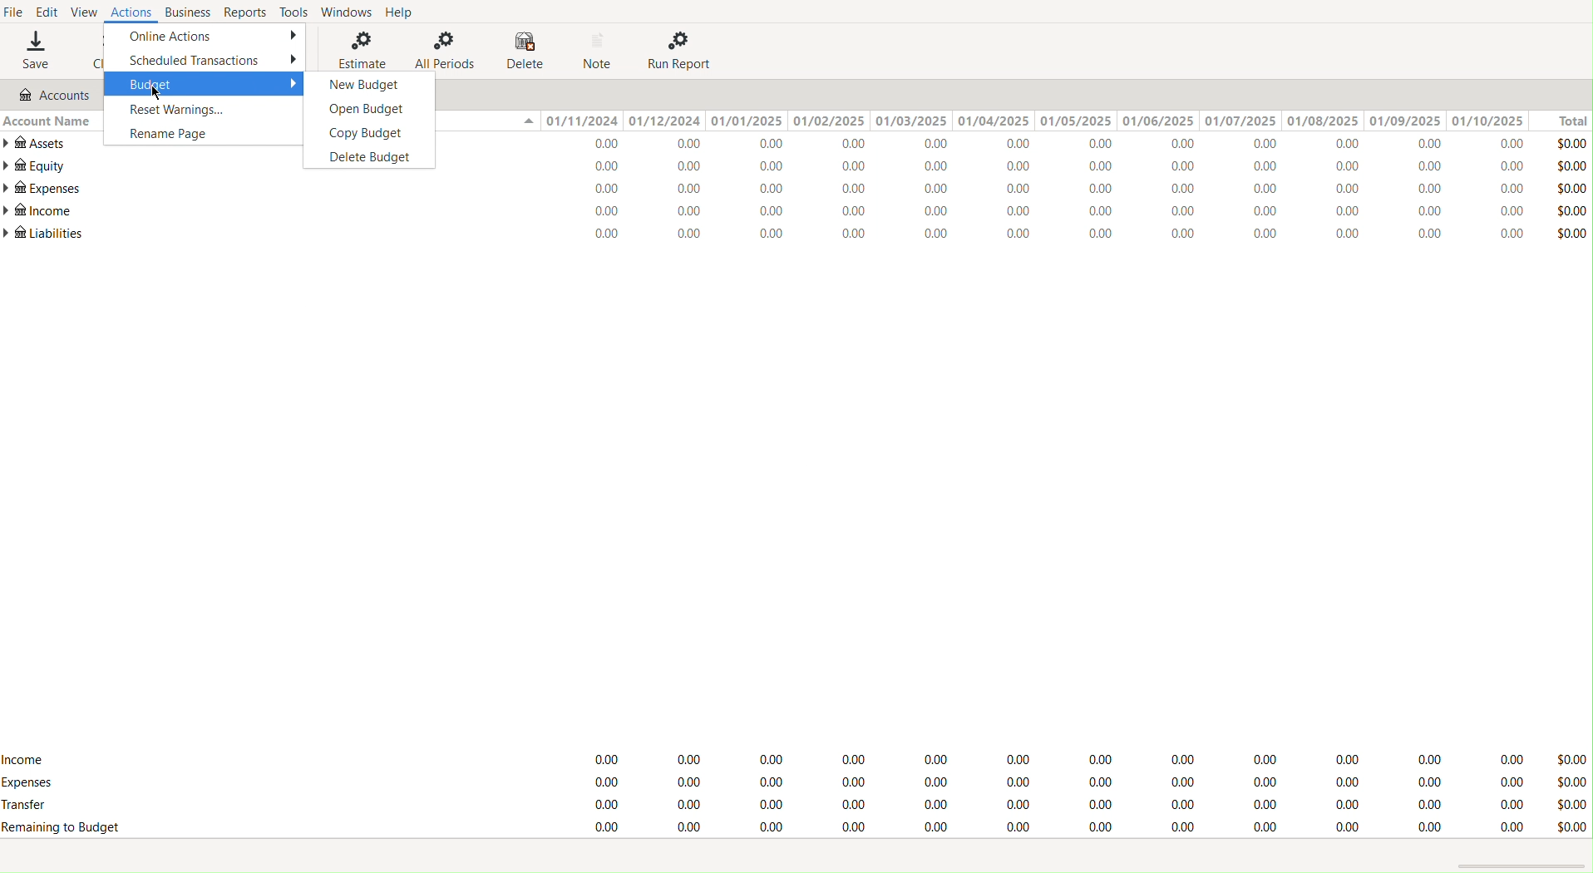  I want to click on Delete Budget, so click(371, 158).